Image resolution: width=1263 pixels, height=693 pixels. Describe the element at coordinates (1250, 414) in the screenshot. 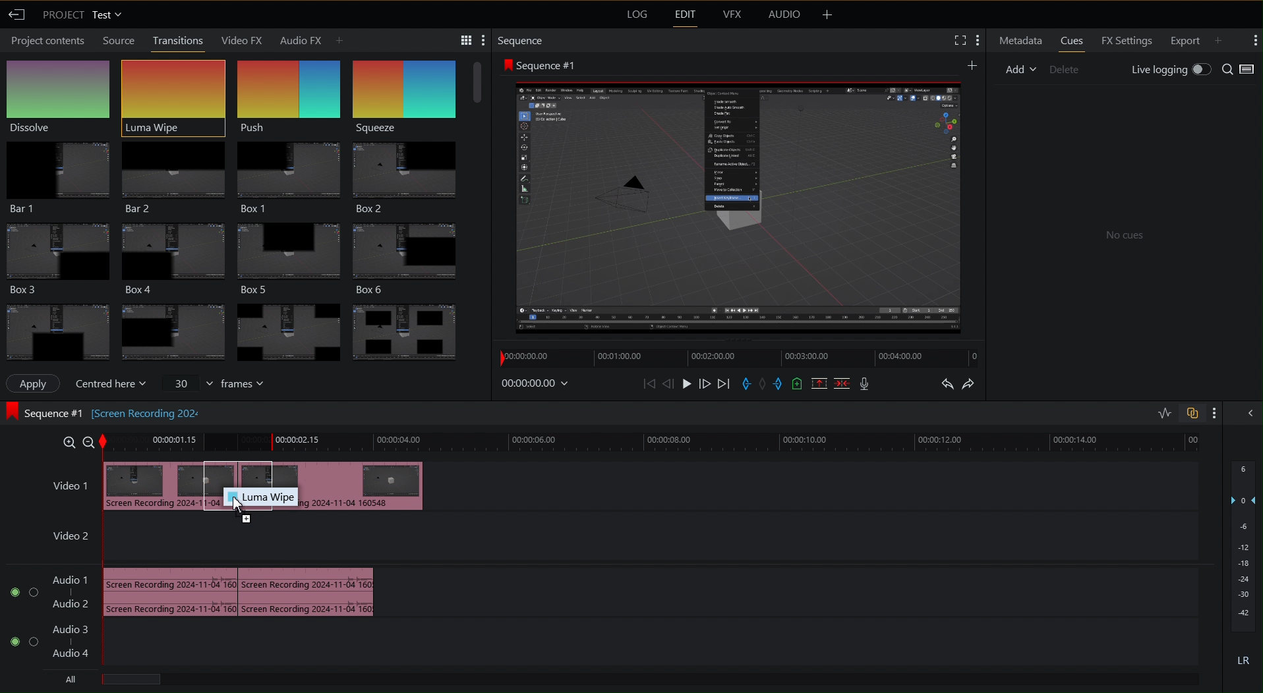

I see `Collapse` at that location.